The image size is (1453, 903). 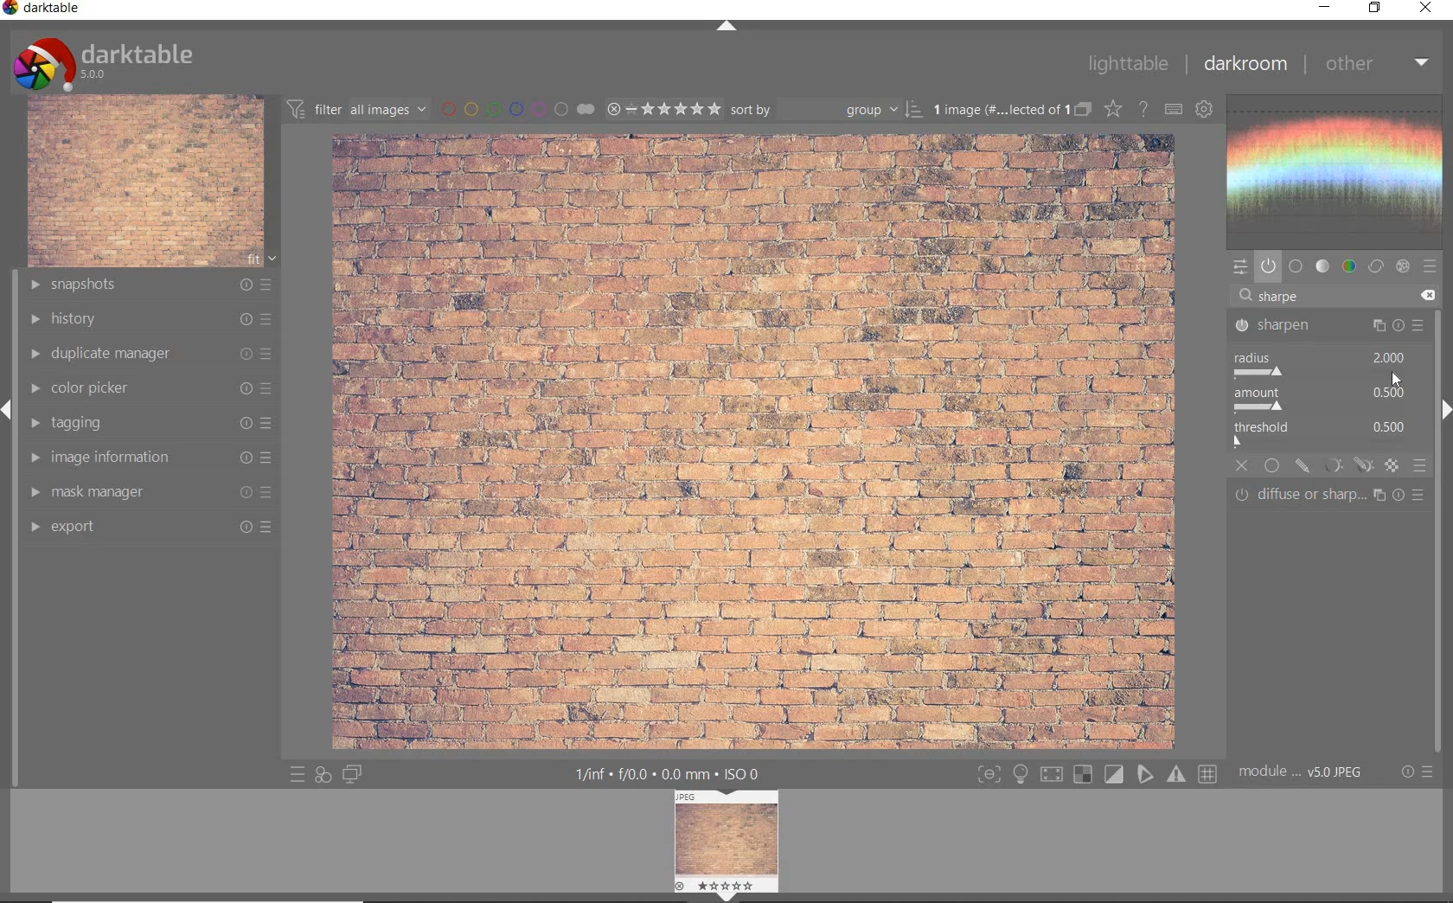 What do you see at coordinates (152, 389) in the screenshot?
I see `color picker` at bounding box center [152, 389].